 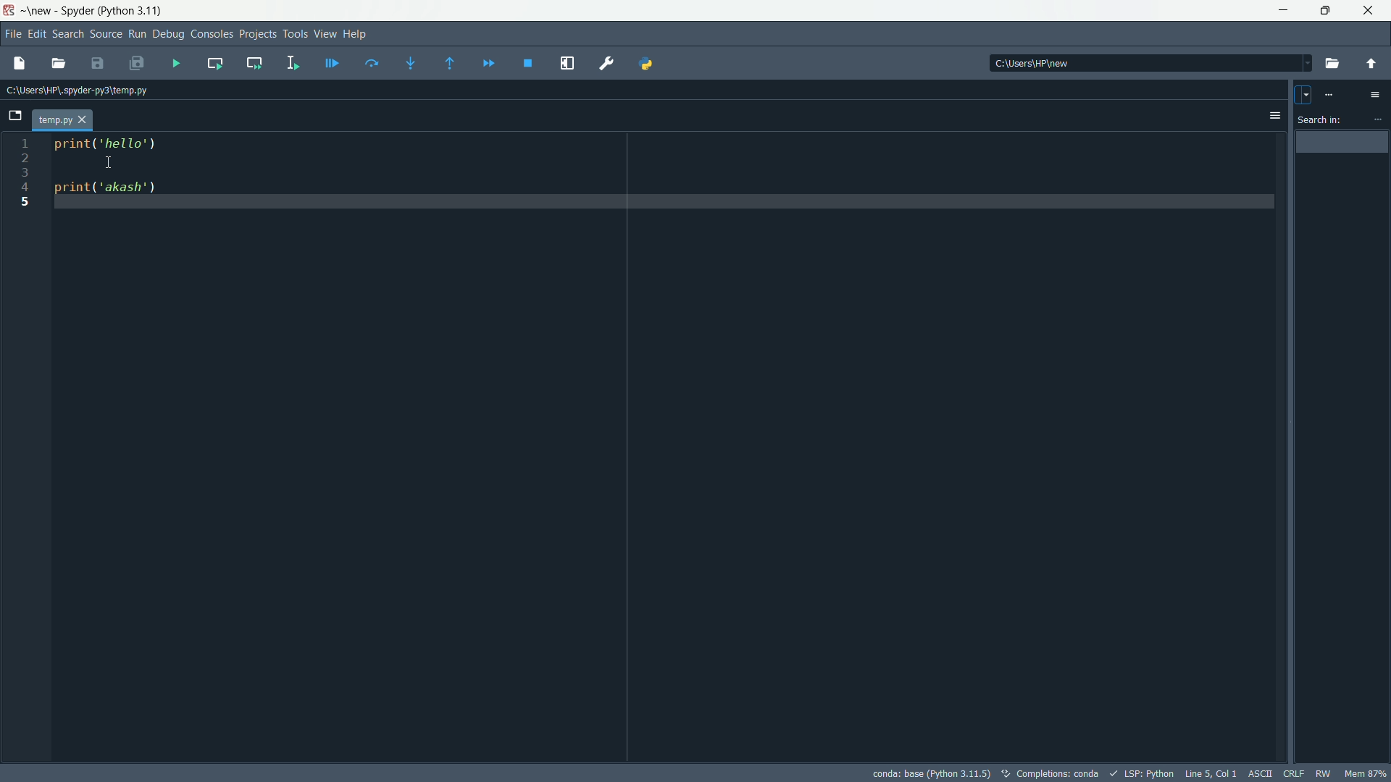 I want to click on pythonpath manager, so click(x=646, y=65).